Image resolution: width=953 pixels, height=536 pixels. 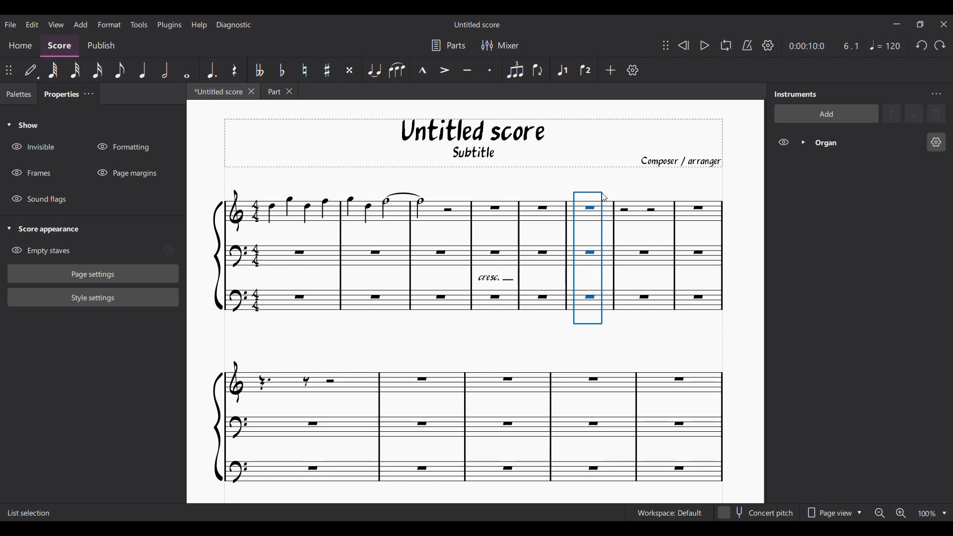 I want to click on Marcato, so click(x=421, y=70).